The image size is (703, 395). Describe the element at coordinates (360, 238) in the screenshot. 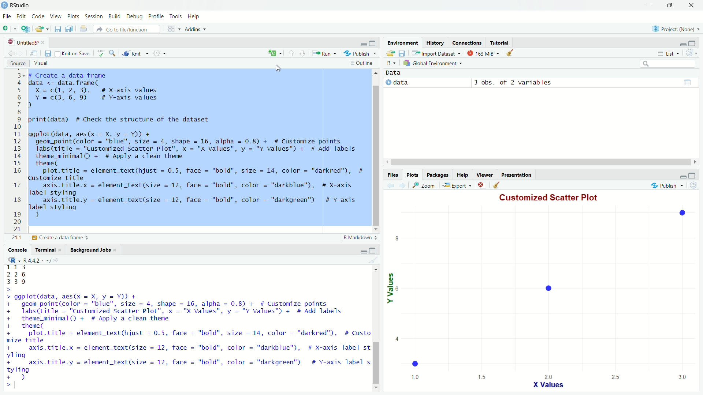

I see `R Markdown` at that location.